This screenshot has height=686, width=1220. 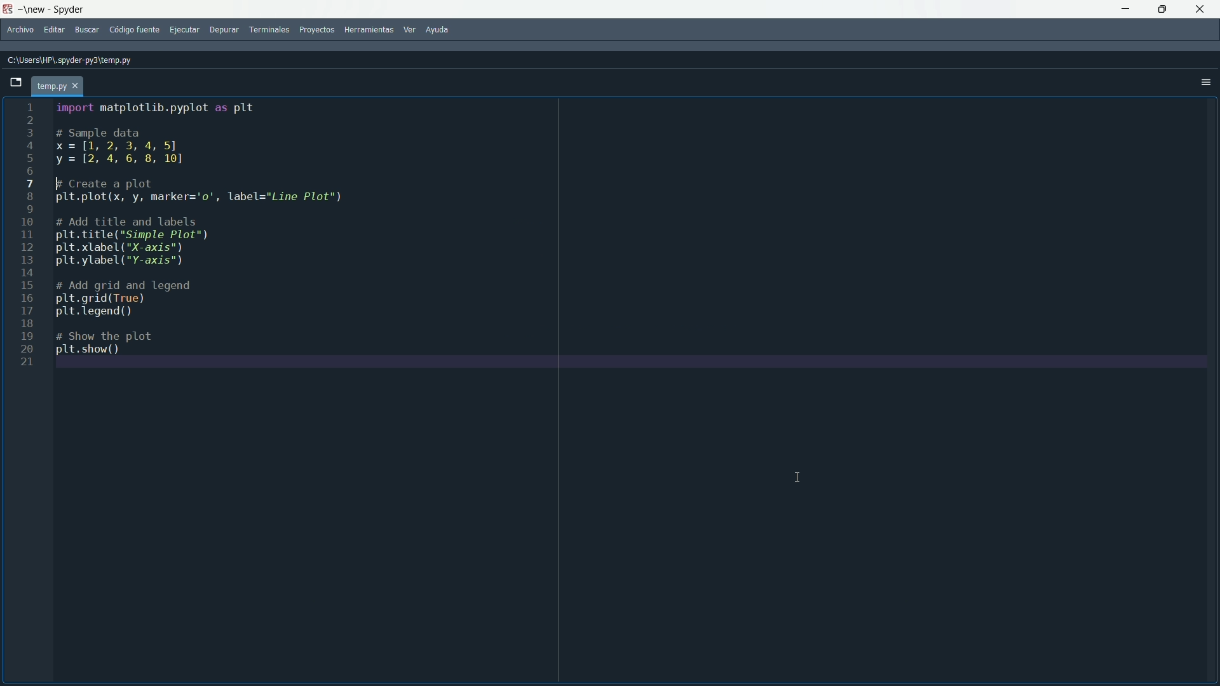 What do you see at coordinates (1206, 82) in the screenshot?
I see `options` at bounding box center [1206, 82].